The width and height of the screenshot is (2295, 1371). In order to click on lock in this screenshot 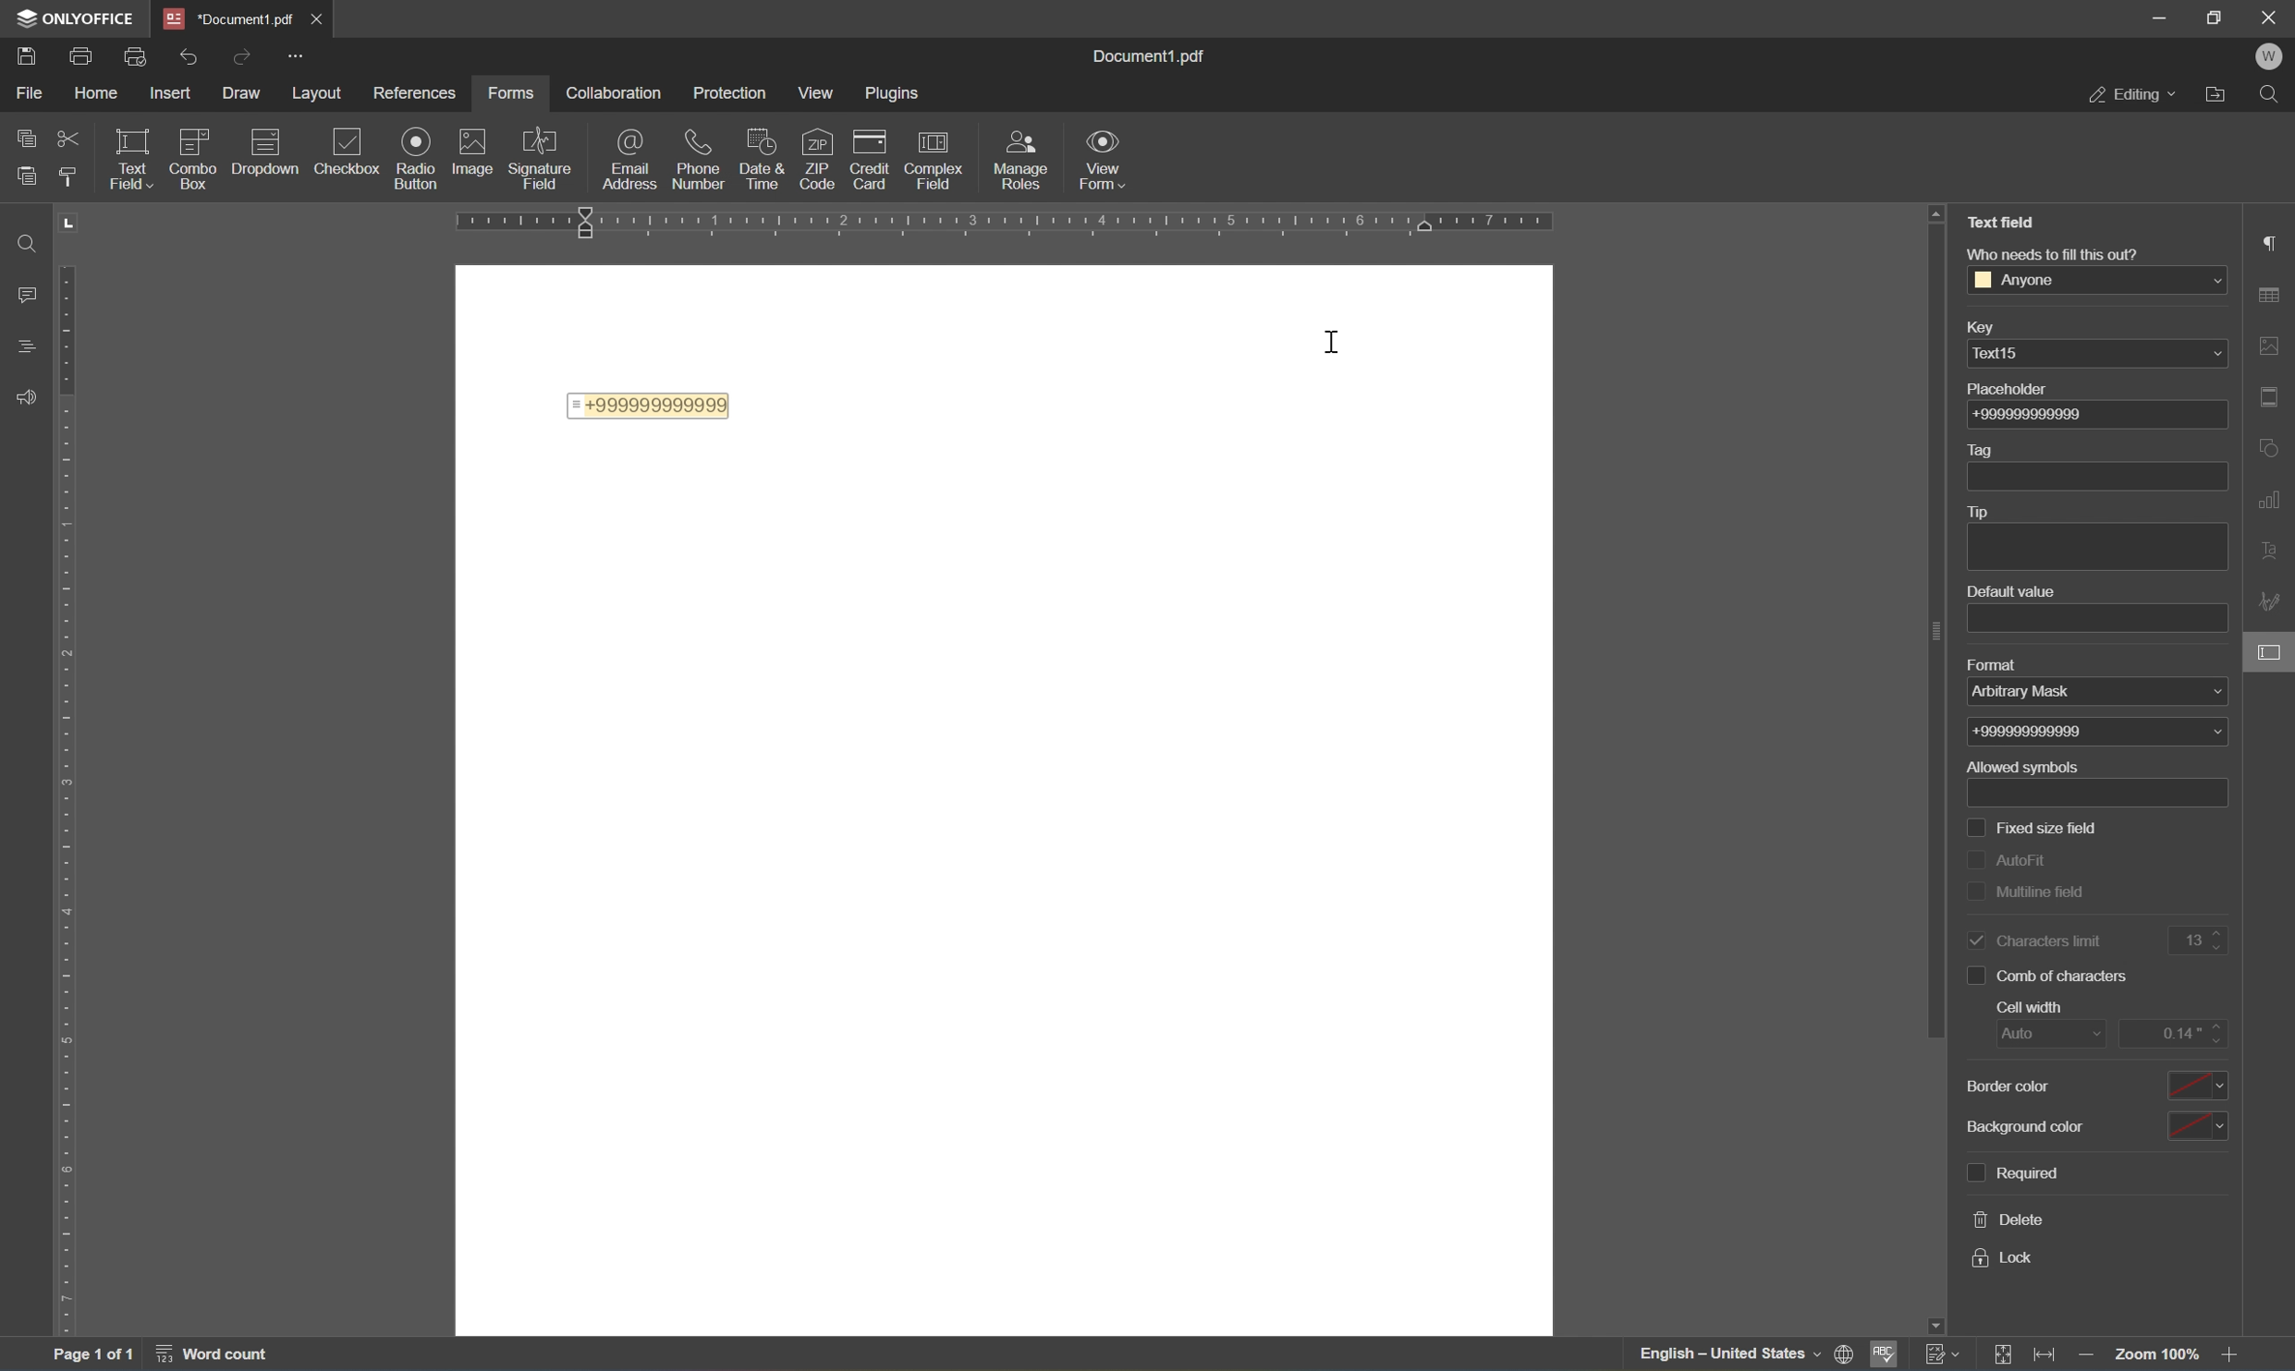, I will do `click(2003, 1261)`.